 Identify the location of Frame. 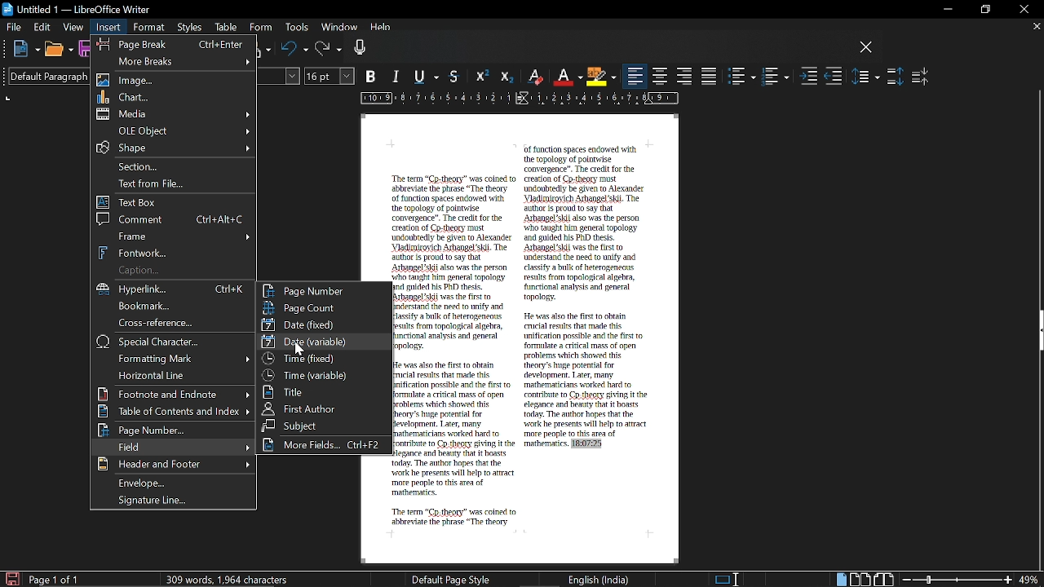
(175, 236).